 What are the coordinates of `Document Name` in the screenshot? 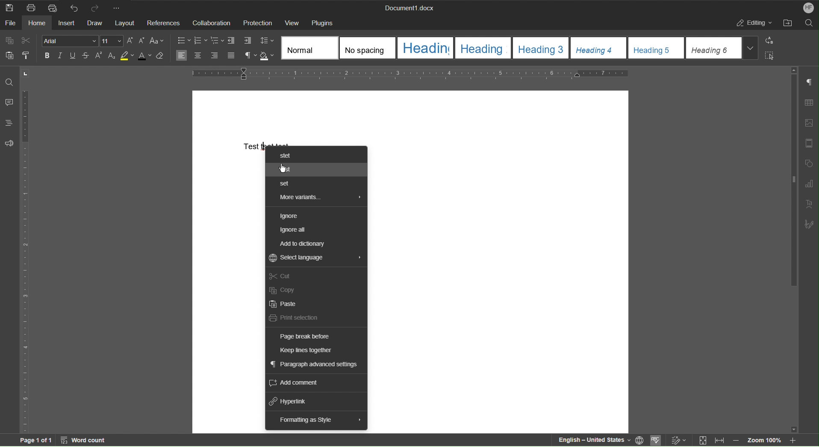 It's located at (409, 7).